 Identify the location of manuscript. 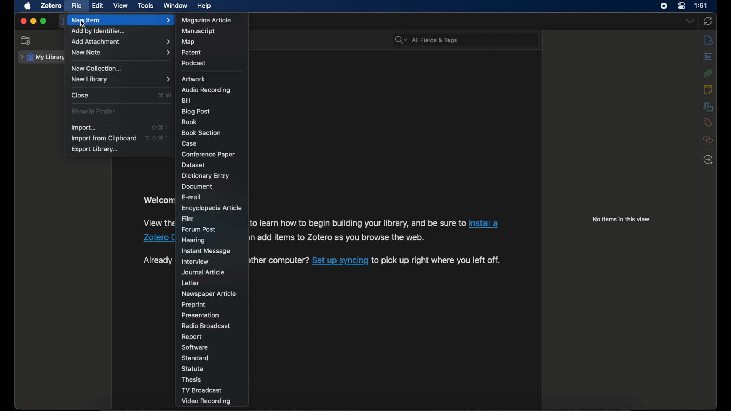
(200, 31).